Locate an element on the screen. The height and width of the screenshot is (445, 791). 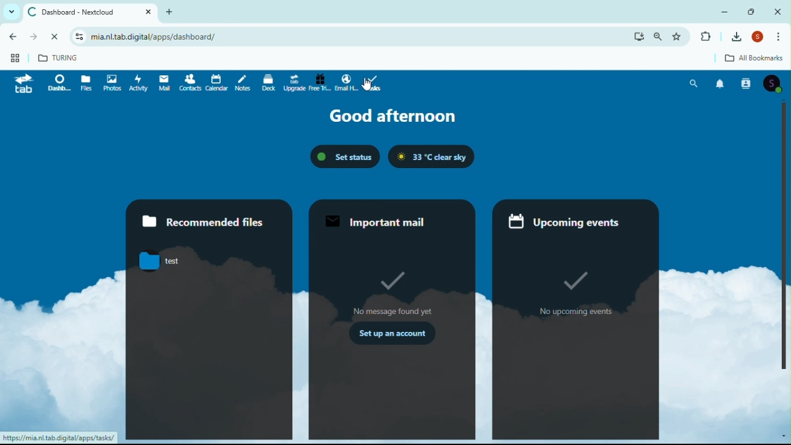
Email highlight is located at coordinates (346, 83).